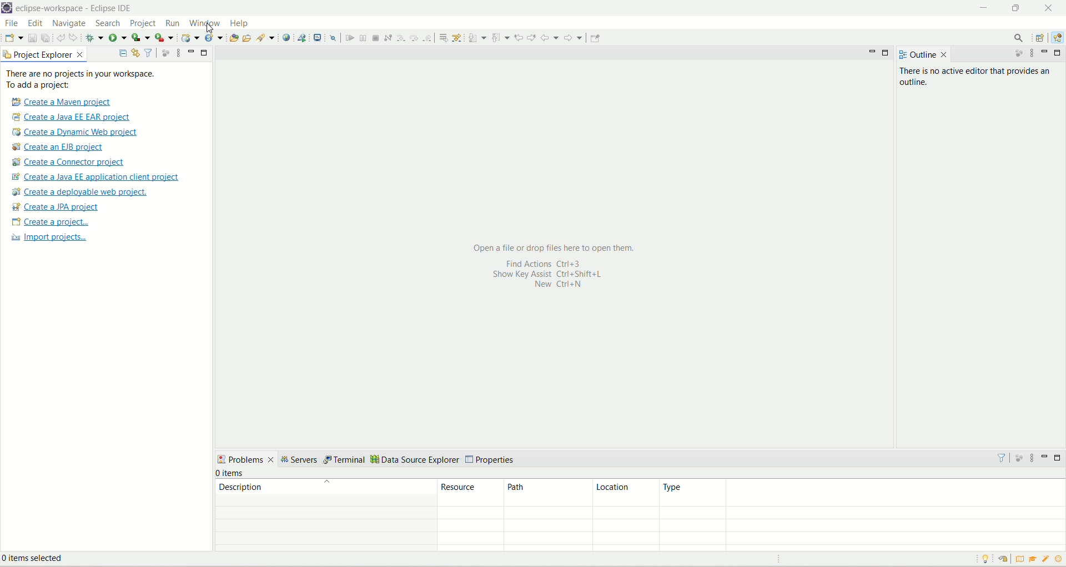  What do you see at coordinates (149, 52) in the screenshot?
I see `select and deselect filters` at bounding box center [149, 52].